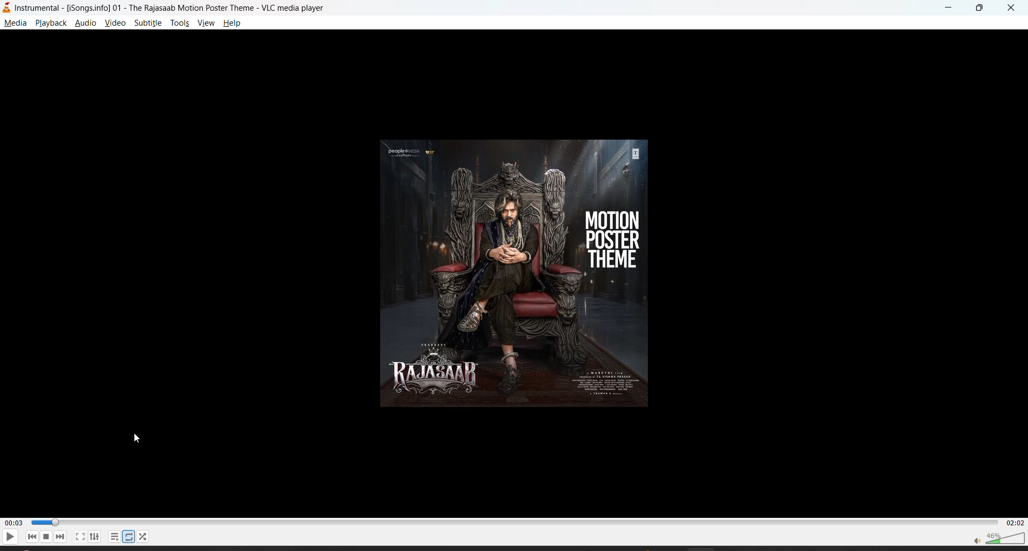  What do you see at coordinates (31, 538) in the screenshot?
I see `previous` at bounding box center [31, 538].